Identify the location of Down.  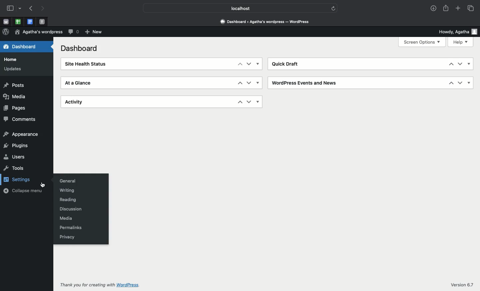
(248, 101).